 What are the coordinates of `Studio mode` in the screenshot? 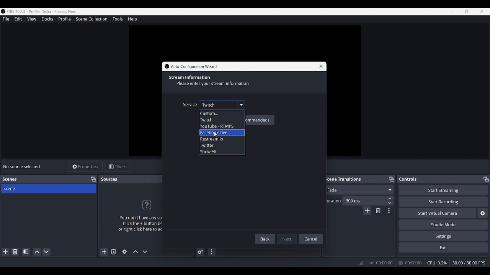 It's located at (443, 224).